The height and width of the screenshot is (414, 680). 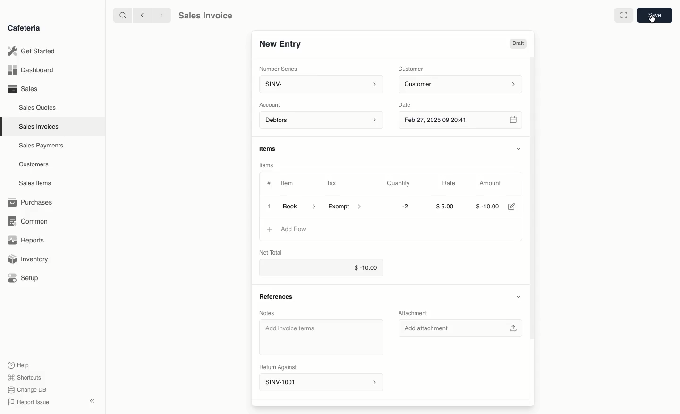 I want to click on Customers, so click(x=34, y=165).